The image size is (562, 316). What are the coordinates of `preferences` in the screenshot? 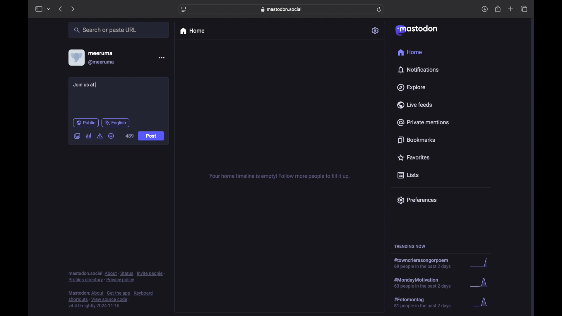 It's located at (417, 200).